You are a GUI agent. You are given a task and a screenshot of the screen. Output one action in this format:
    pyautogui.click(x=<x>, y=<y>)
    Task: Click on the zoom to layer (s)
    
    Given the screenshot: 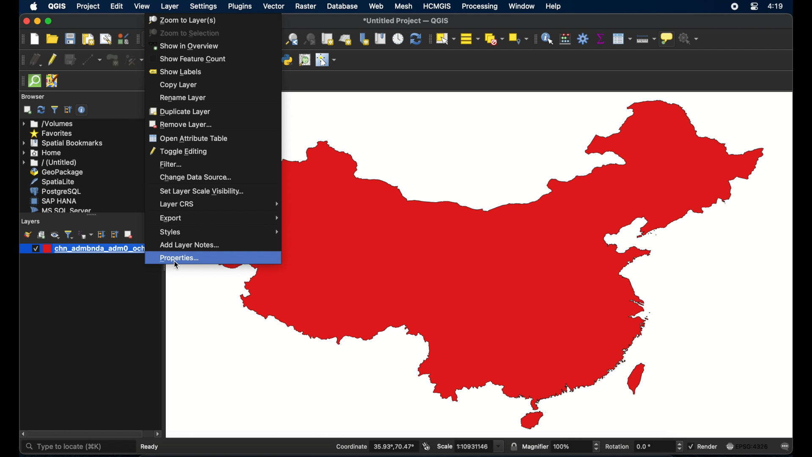 What is the action you would take?
    pyautogui.click(x=181, y=20)
    